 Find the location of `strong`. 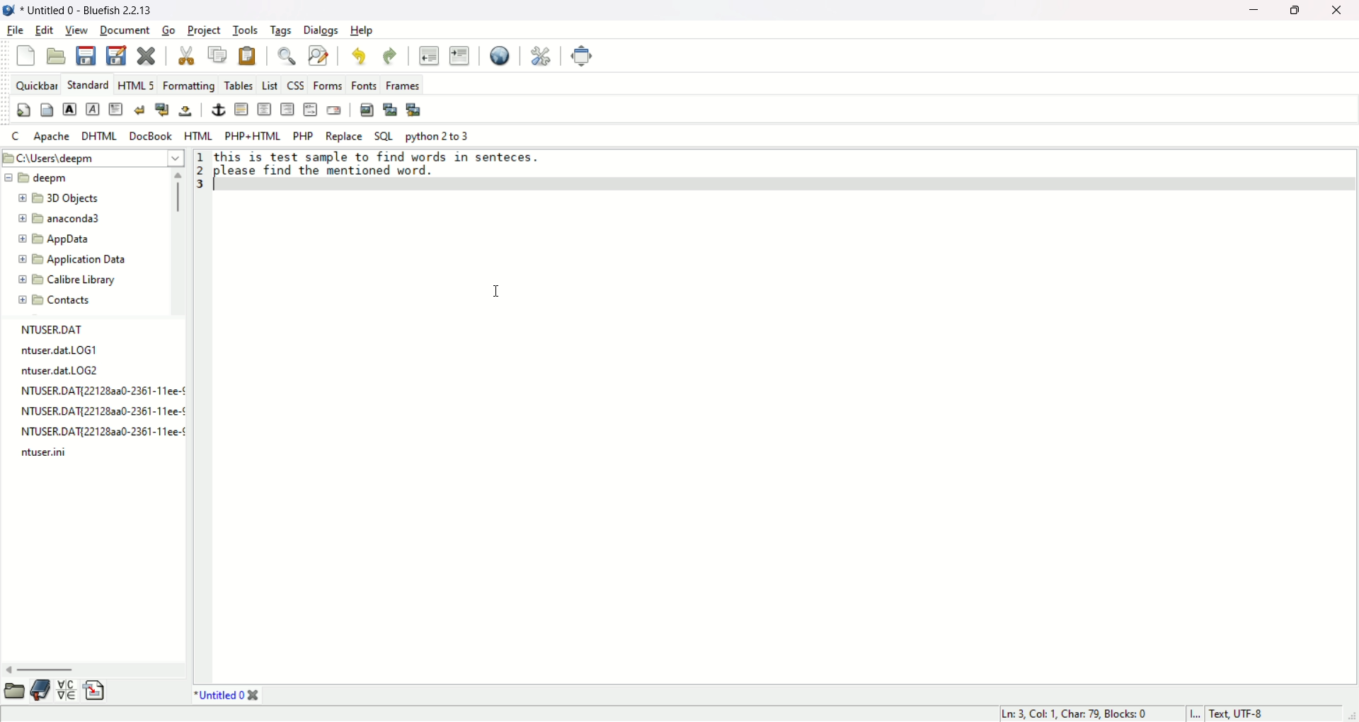

strong is located at coordinates (69, 109).